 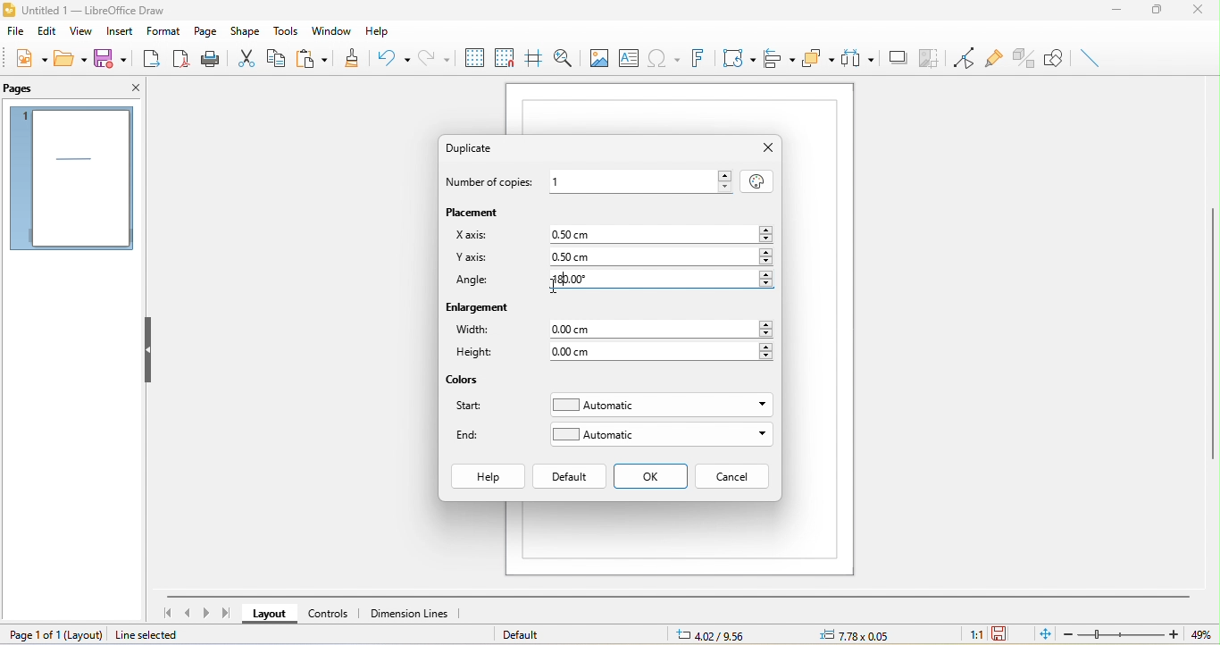 What do you see at coordinates (597, 56) in the screenshot?
I see `image` at bounding box center [597, 56].